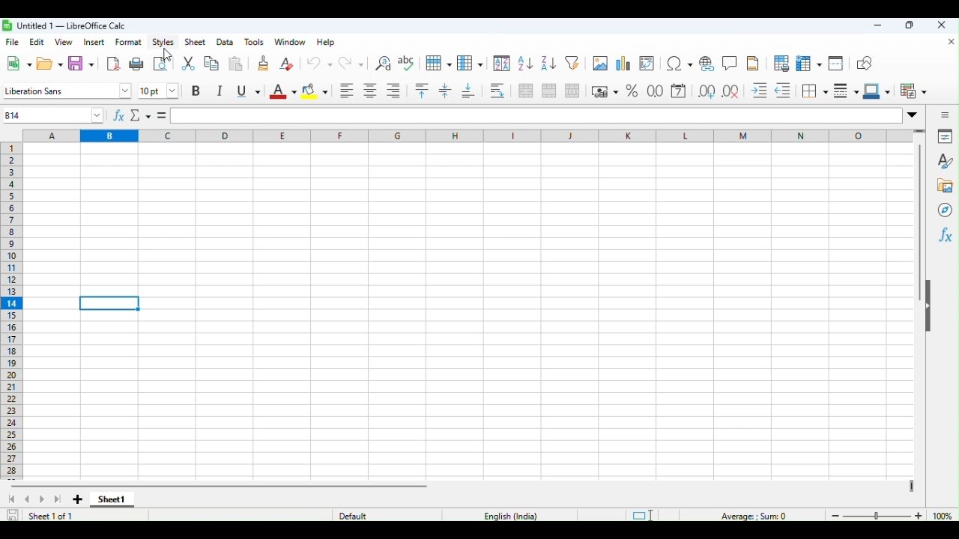 The height and width of the screenshot is (539, 959). What do you see at coordinates (805, 64) in the screenshot?
I see `Freeze rows and colum ` at bounding box center [805, 64].